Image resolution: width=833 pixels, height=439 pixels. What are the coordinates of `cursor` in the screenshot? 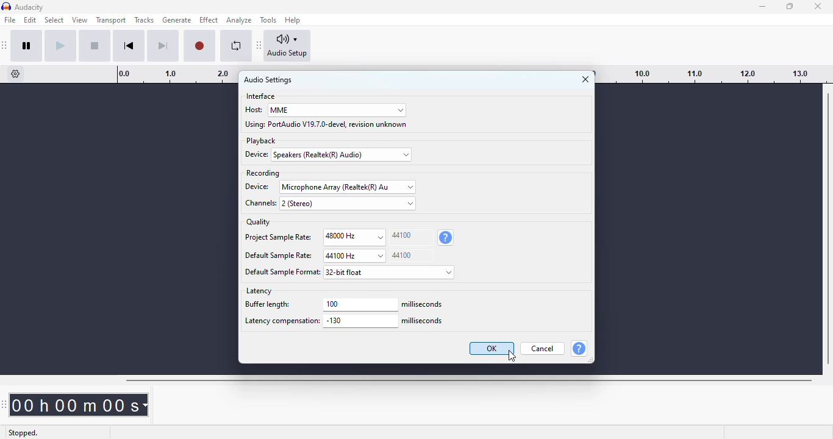 It's located at (512, 356).